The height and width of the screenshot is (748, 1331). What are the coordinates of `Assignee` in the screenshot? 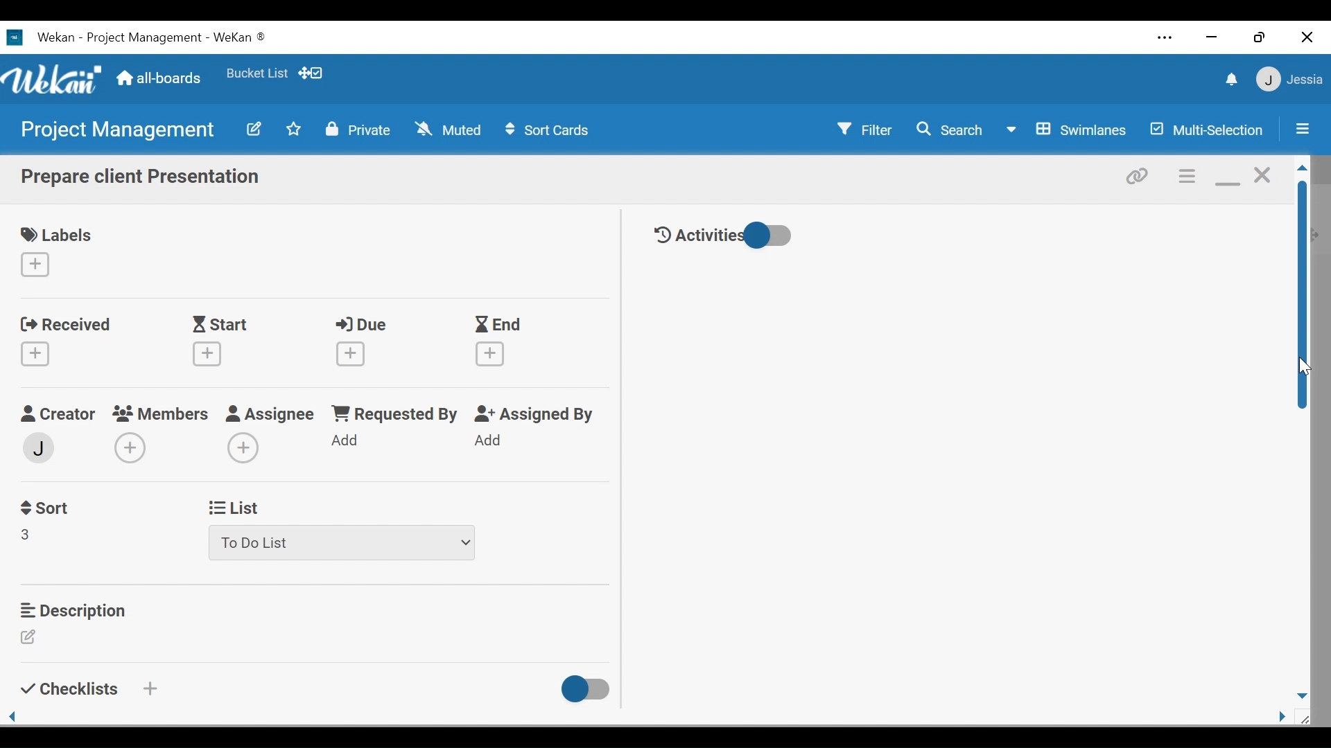 It's located at (269, 414).